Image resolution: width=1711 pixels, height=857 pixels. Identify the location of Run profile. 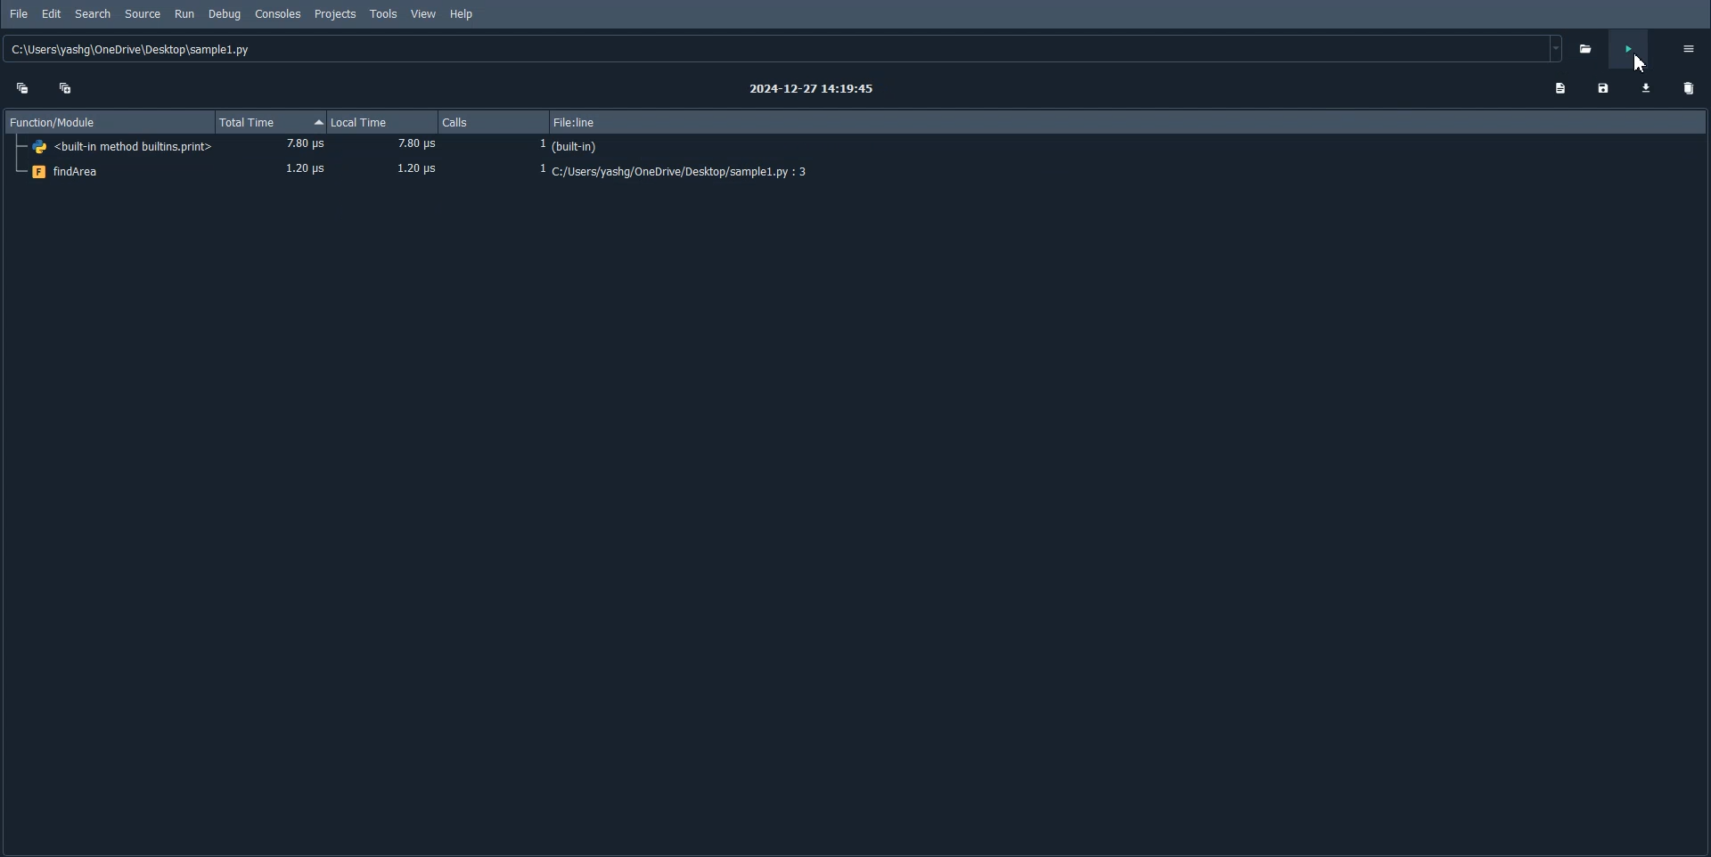
(1629, 49).